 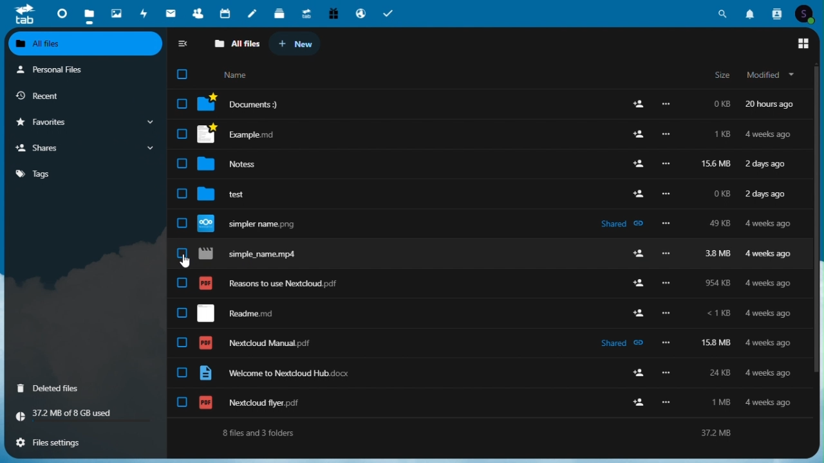 What do you see at coordinates (480, 403) in the screenshot?
I see `Notebook flyer` at bounding box center [480, 403].